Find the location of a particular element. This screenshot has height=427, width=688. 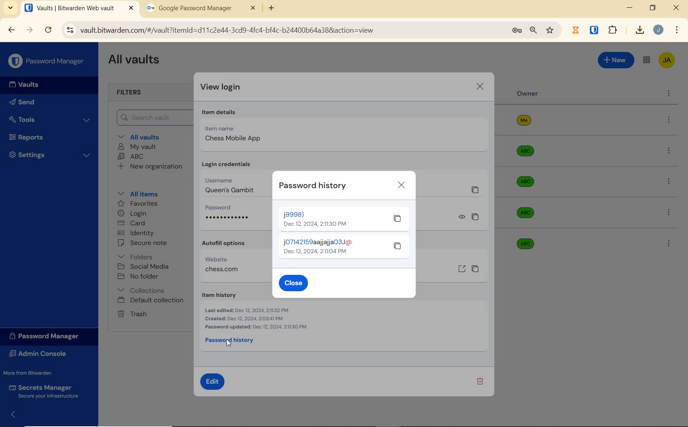

address bar is located at coordinates (281, 31).